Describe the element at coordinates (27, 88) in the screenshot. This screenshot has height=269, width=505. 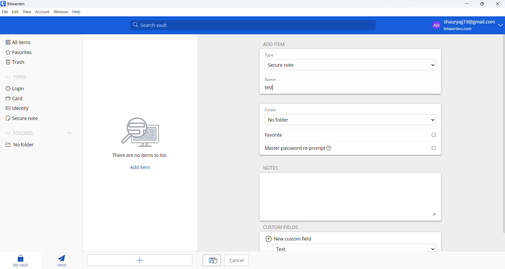
I see `login` at that location.